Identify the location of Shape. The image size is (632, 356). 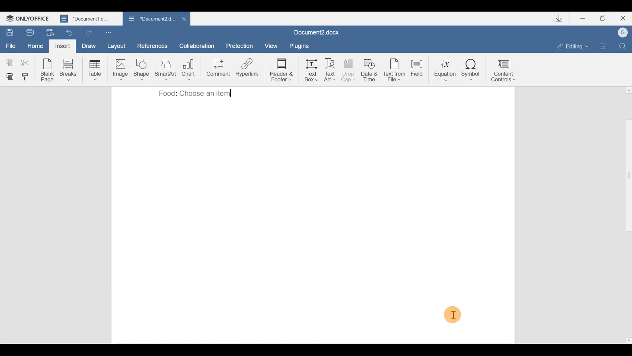
(142, 69).